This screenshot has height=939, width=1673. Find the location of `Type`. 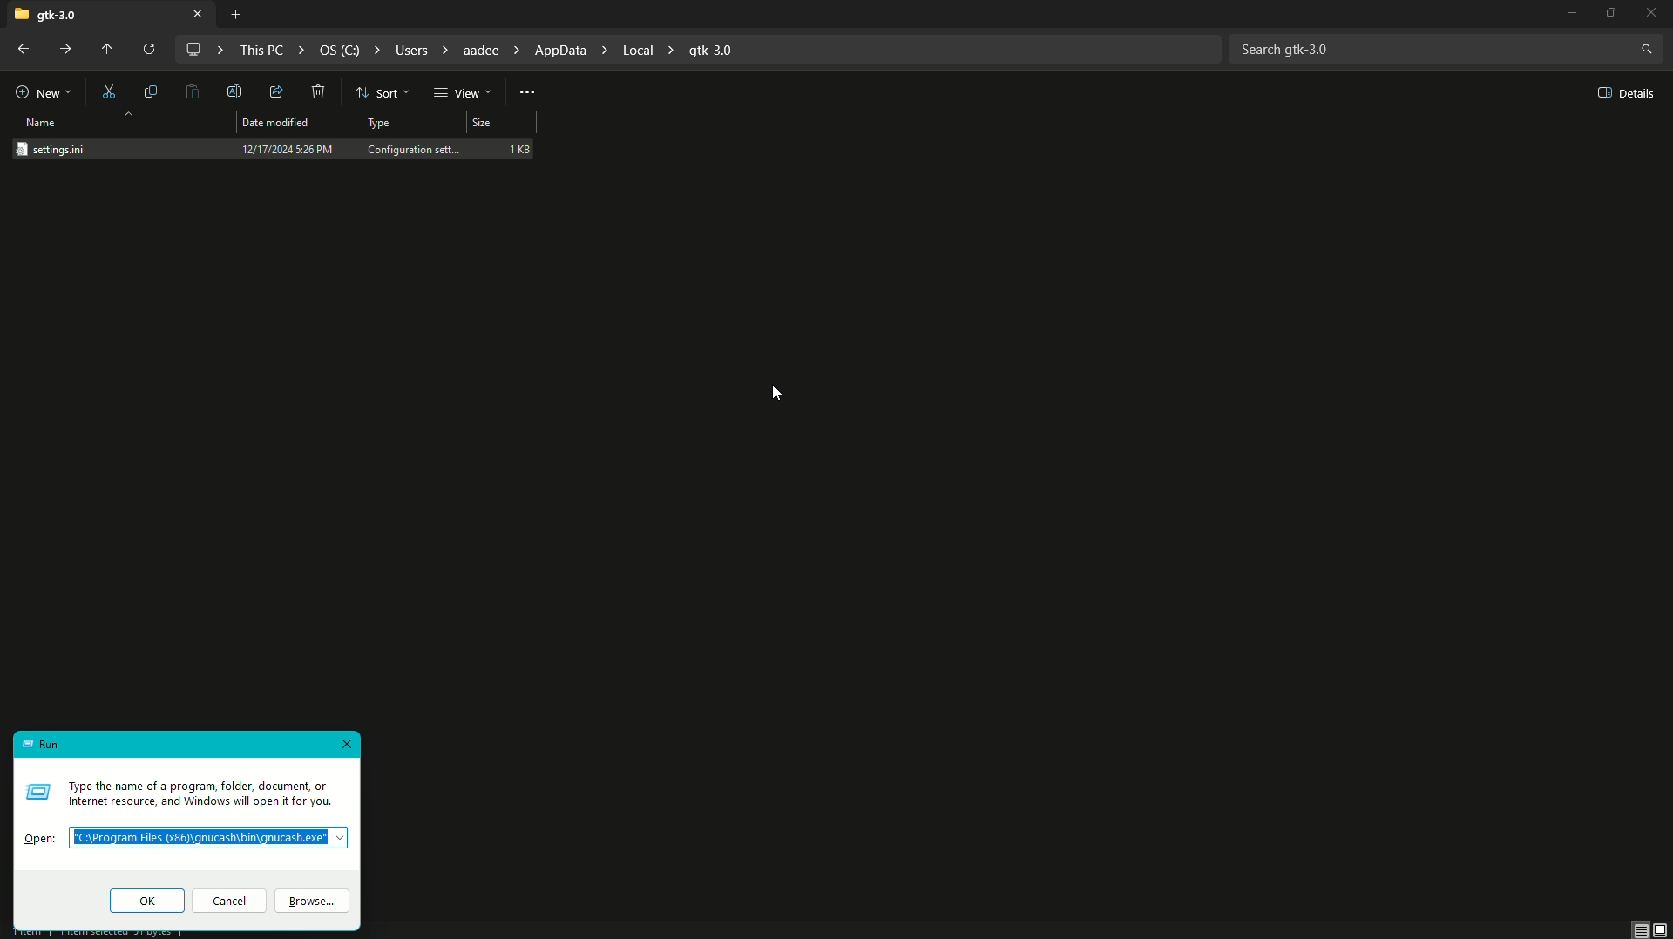

Type is located at coordinates (382, 125).